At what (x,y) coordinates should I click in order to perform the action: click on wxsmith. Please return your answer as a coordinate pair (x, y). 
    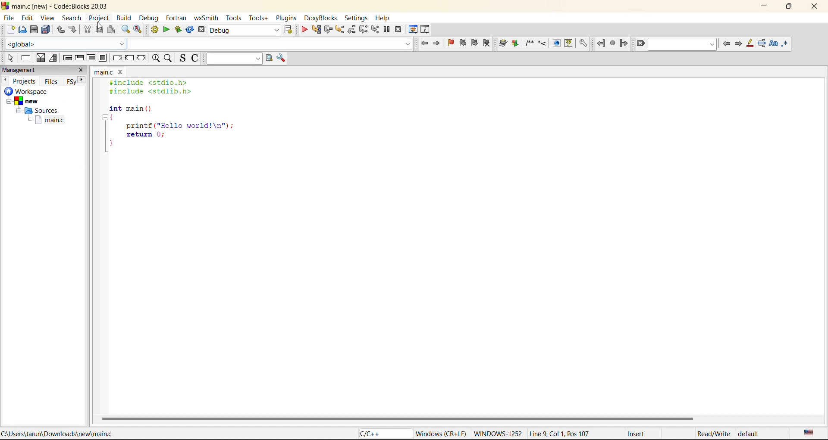
    Looking at the image, I should click on (205, 19).